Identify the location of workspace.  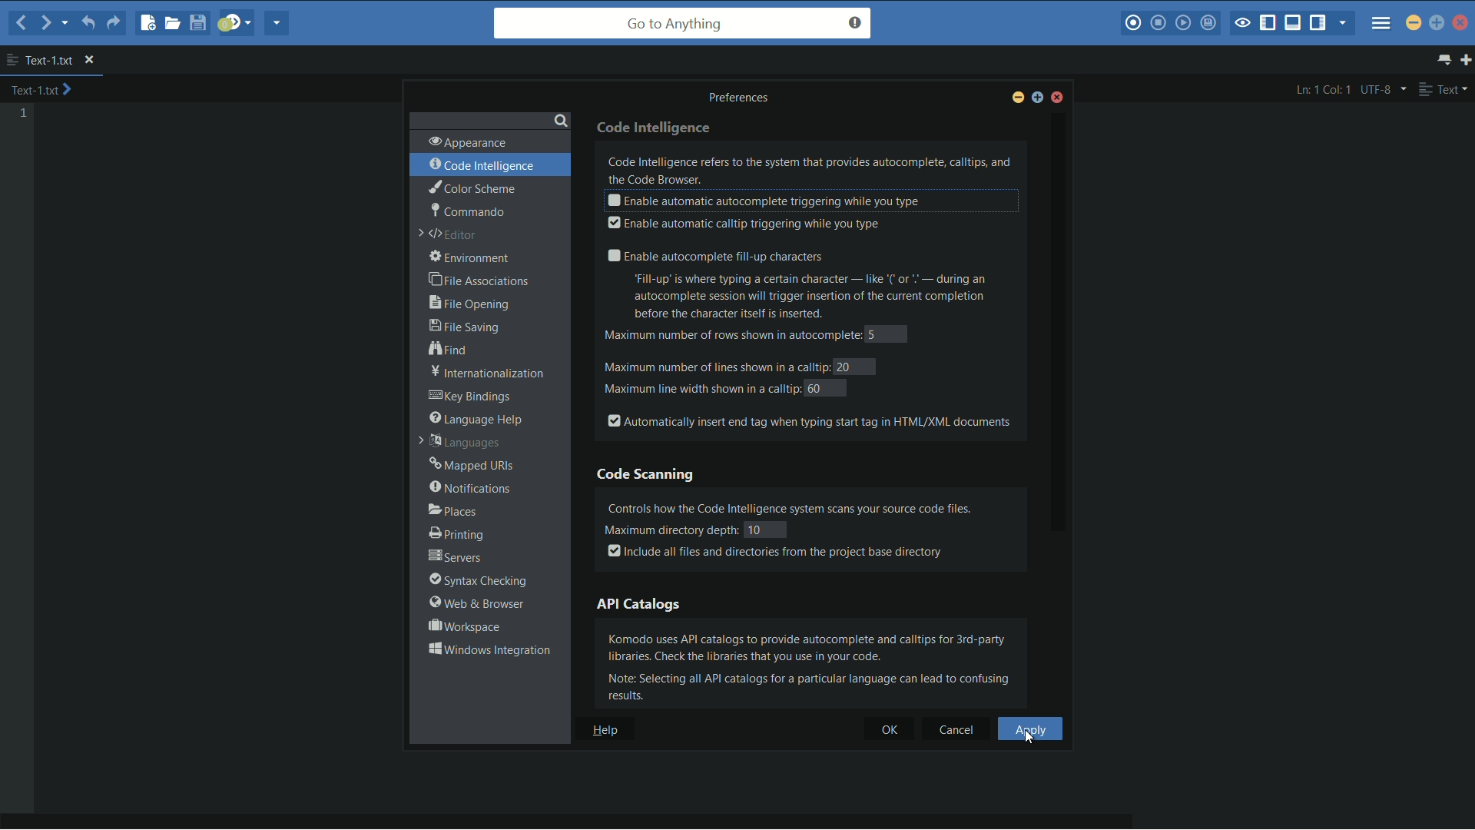
(463, 626).